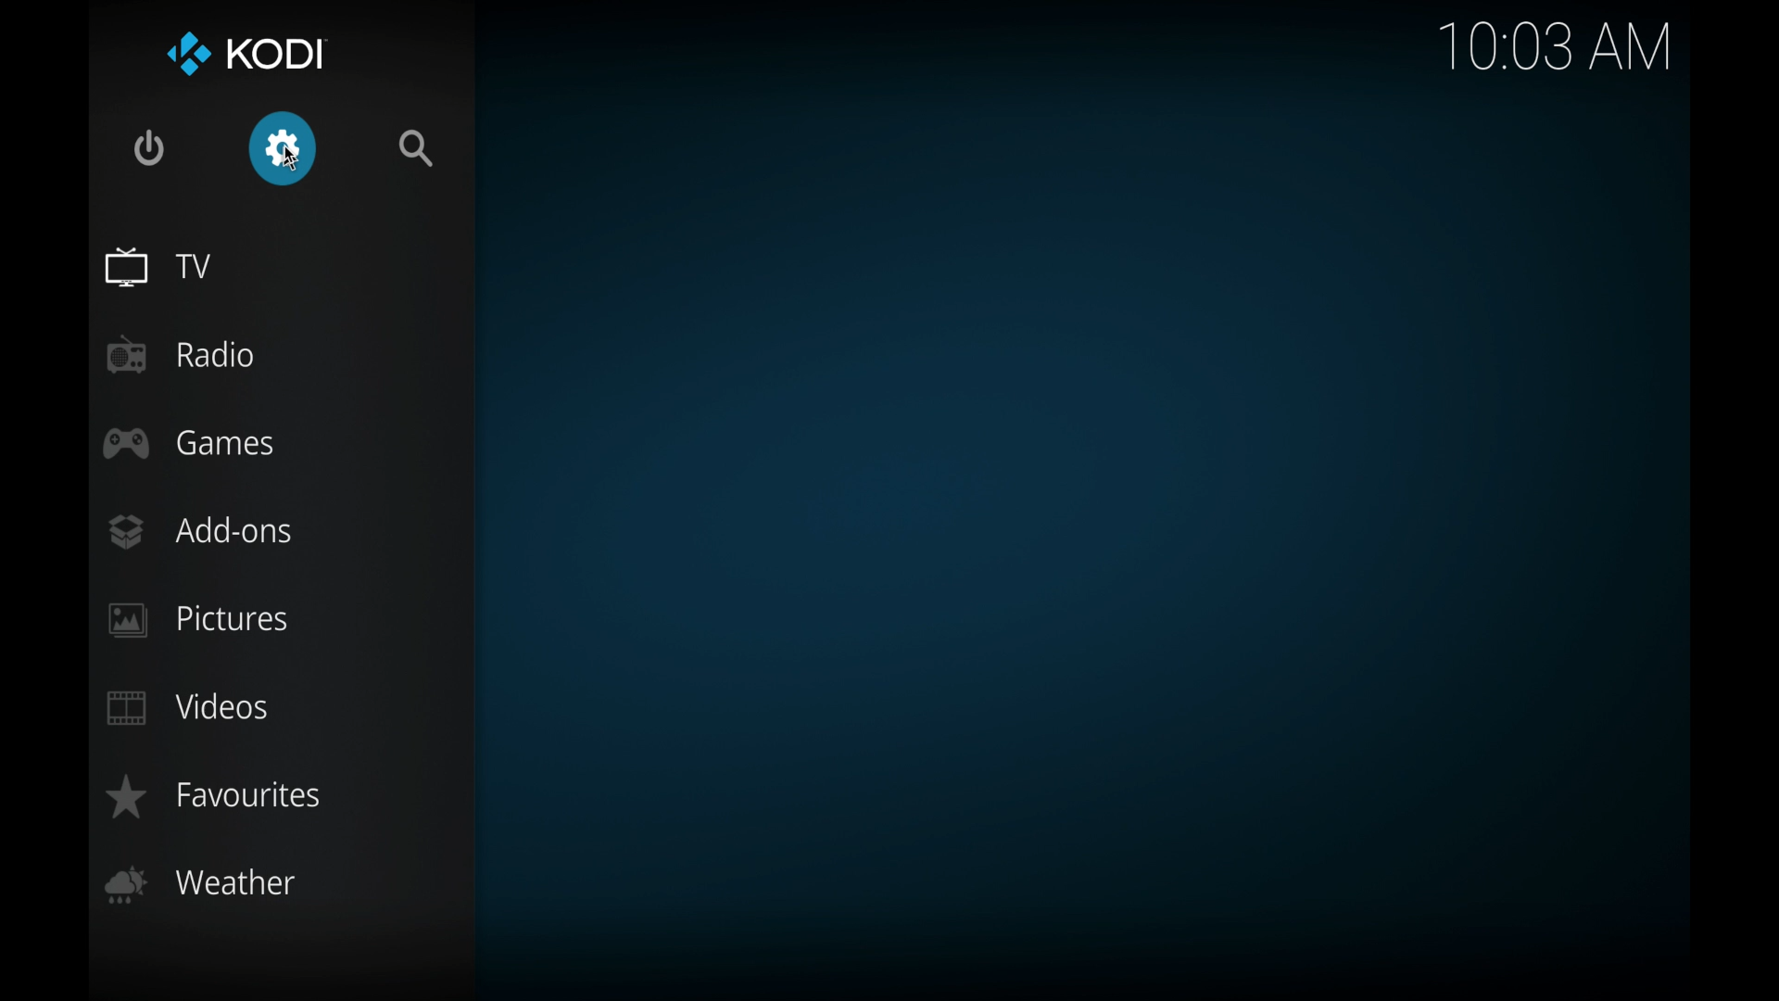 Image resolution: width=1779 pixels, height=1001 pixels. Describe the element at coordinates (213, 797) in the screenshot. I see `favorites` at that location.